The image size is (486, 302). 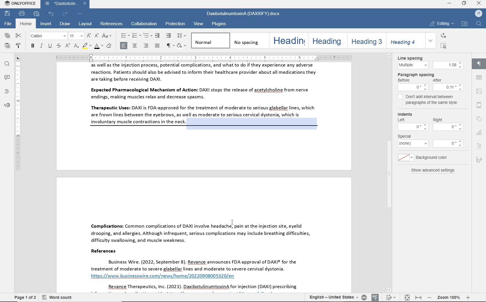 What do you see at coordinates (464, 24) in the screenshot?
I see `open file location` at bounding box center [464, 24].